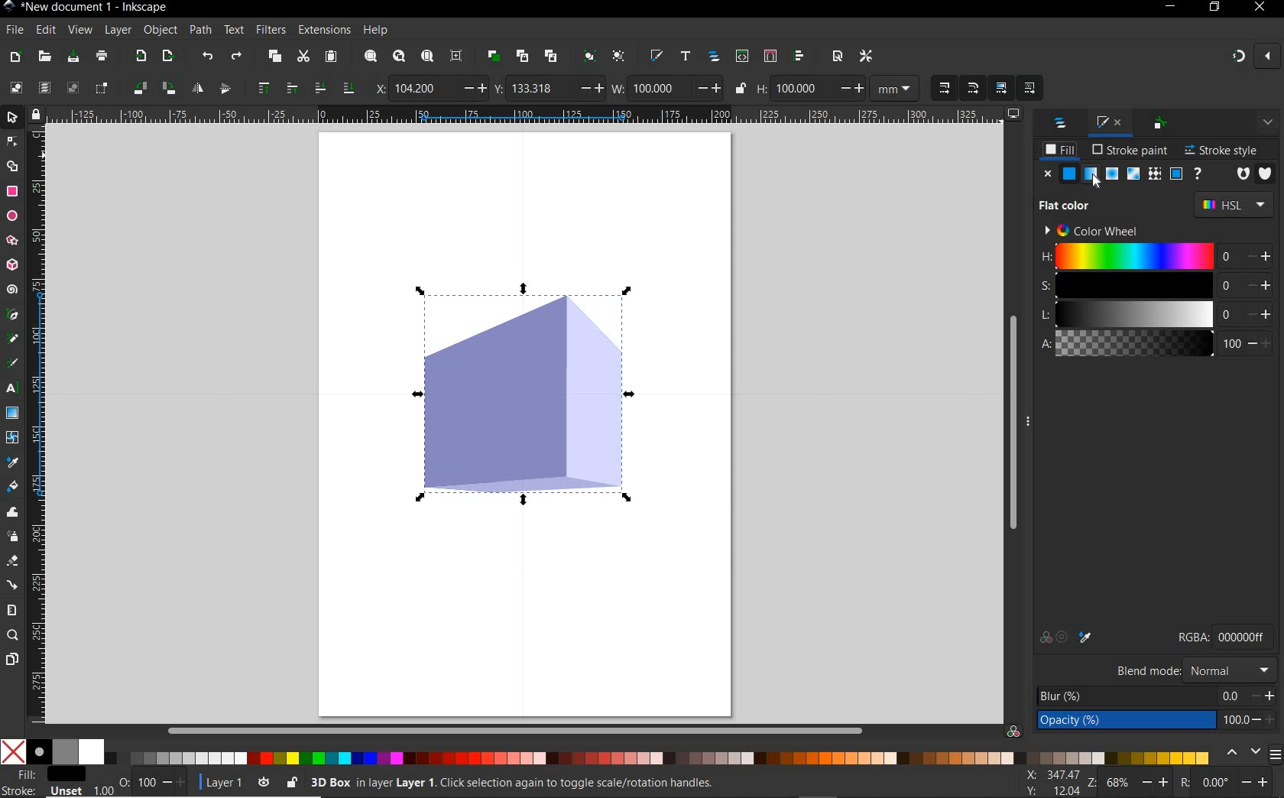  I want to click on COPY, so click(276, 58).